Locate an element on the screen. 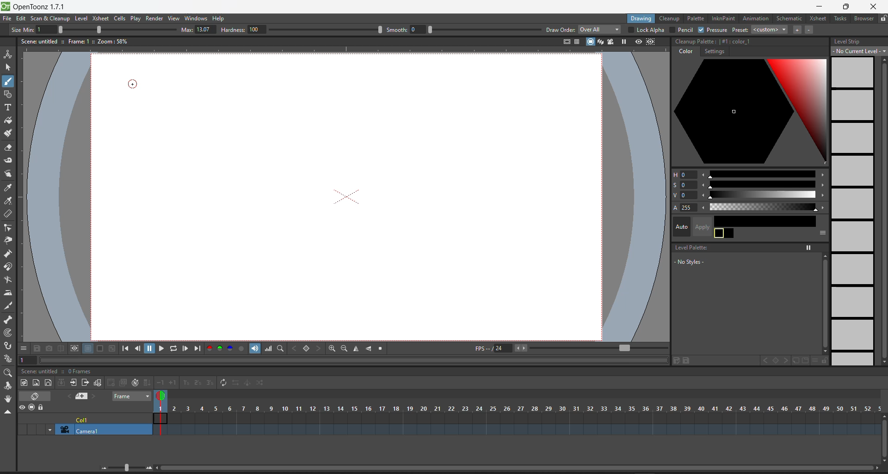 This screenshot has height=474, width=888. repeat is located at coordinates (222, 382).